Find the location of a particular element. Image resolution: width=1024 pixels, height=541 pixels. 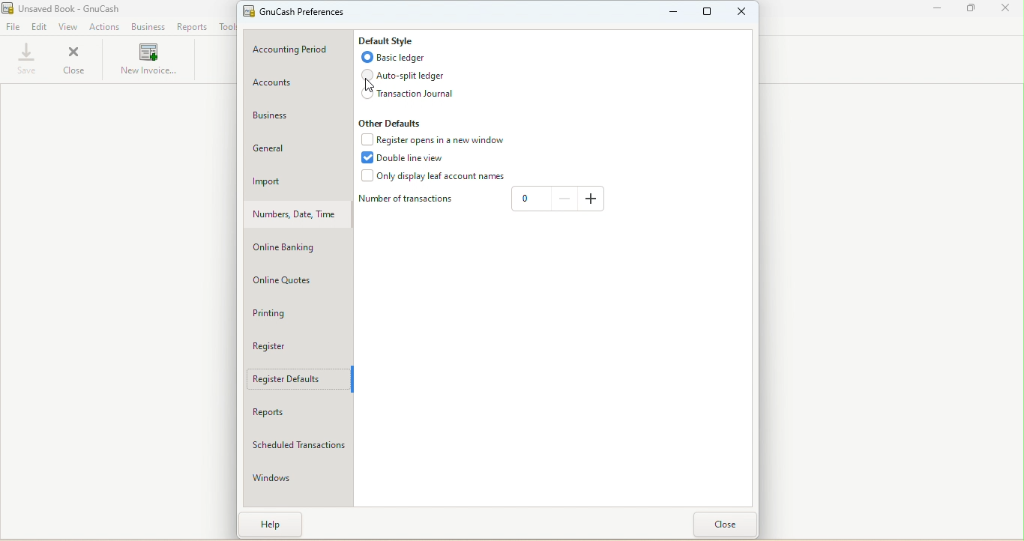

New invoices is located at coordinates (148, 61).